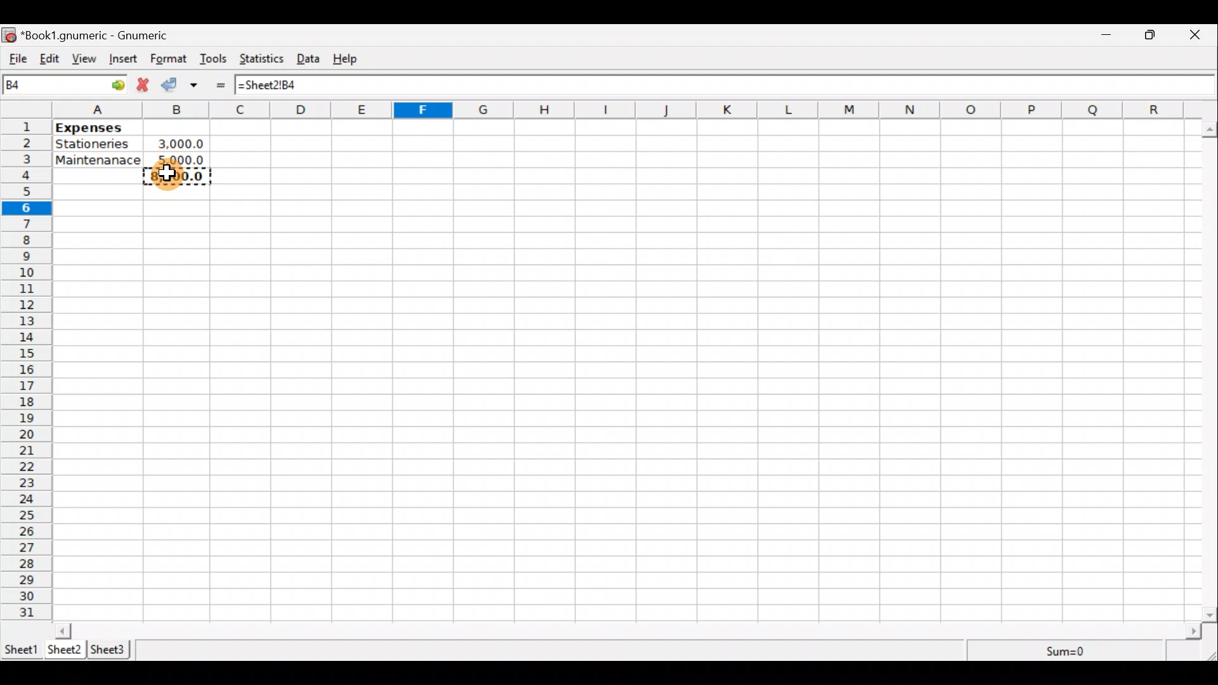 The image size is (1218, 685). What do you see at coordinates (63, 630) in the screenshot?
I see `scroll left` at bounding box center [63, 630].